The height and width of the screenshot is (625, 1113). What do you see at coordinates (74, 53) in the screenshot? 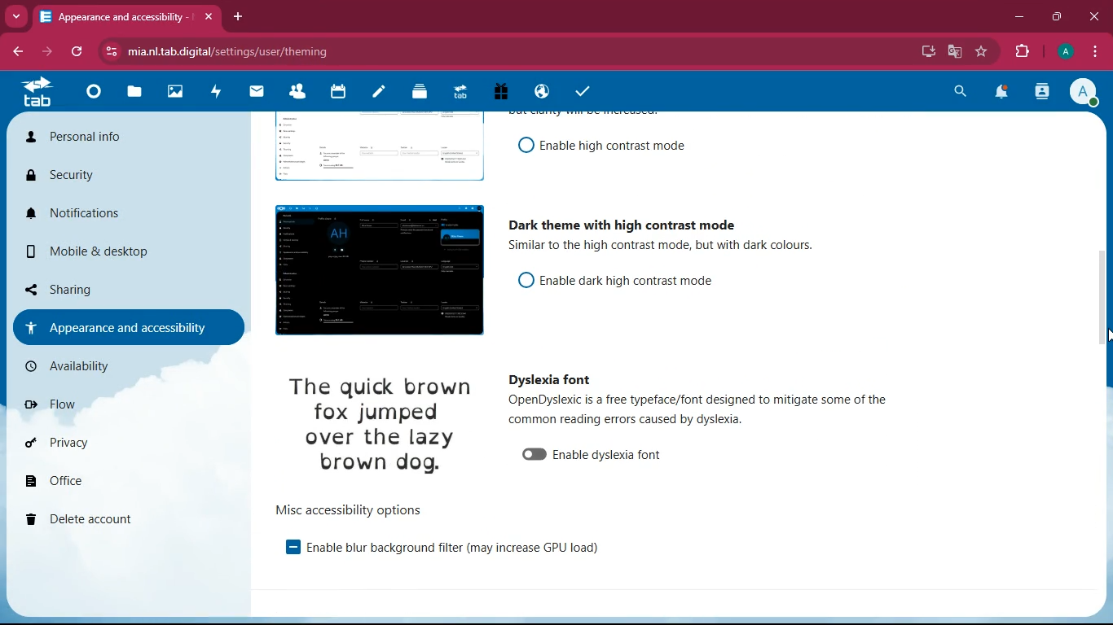
I see `refresh` at bounding box center [74, 53].